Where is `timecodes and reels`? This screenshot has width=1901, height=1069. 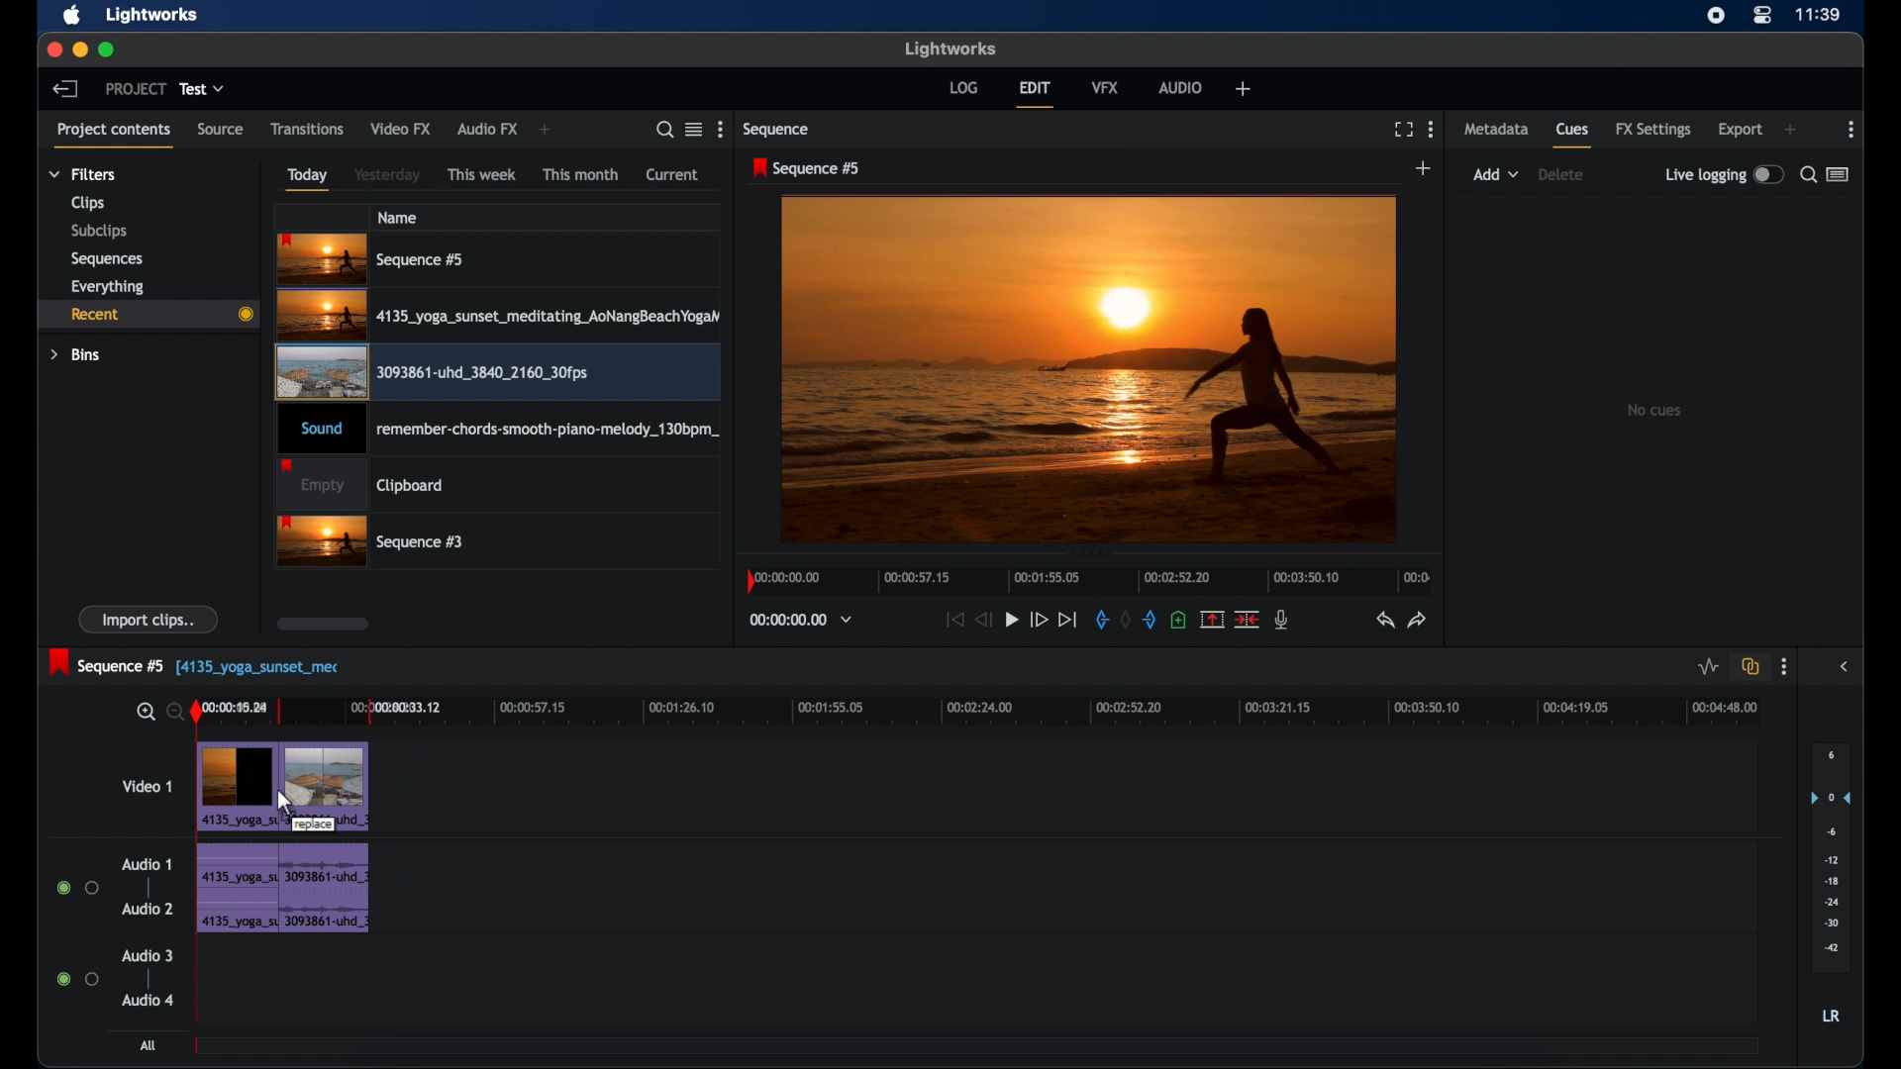
timecodes and reels is located at coordinates (806, 619).